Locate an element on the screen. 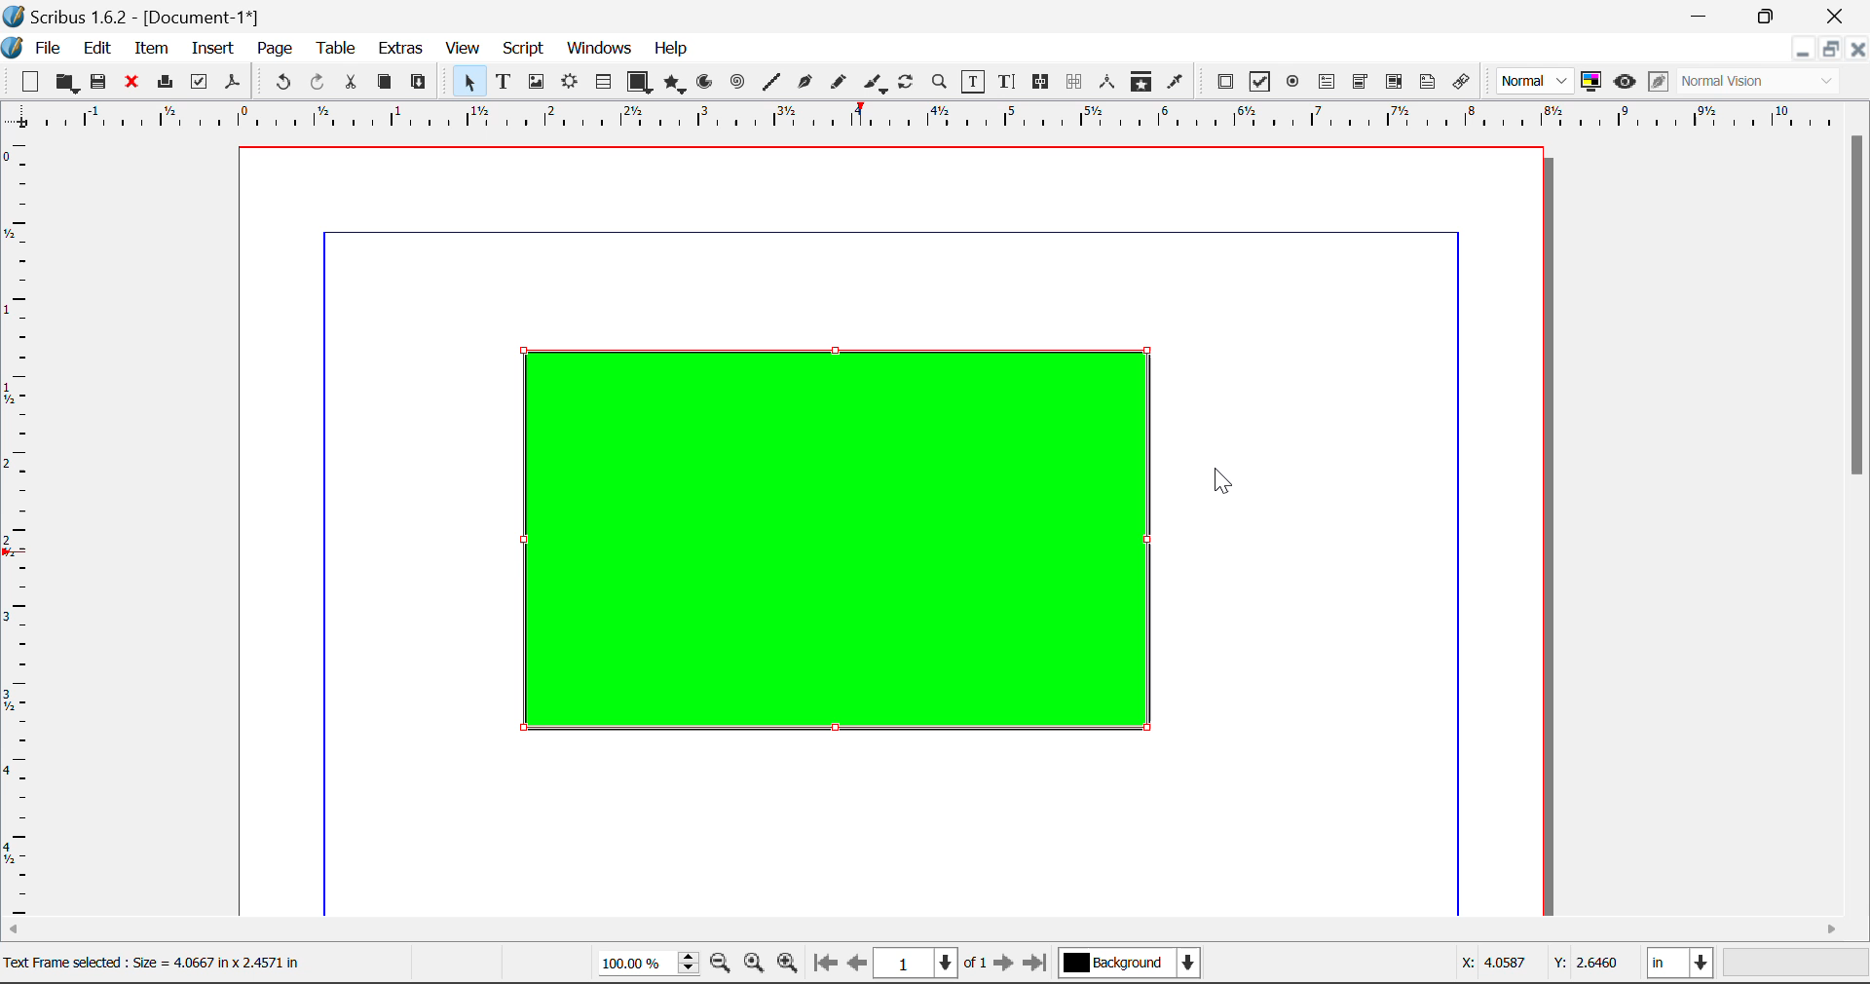 Image resolution: width=1870 pixels, height=984 pixels. Extras is located at coordinates (402, 49).